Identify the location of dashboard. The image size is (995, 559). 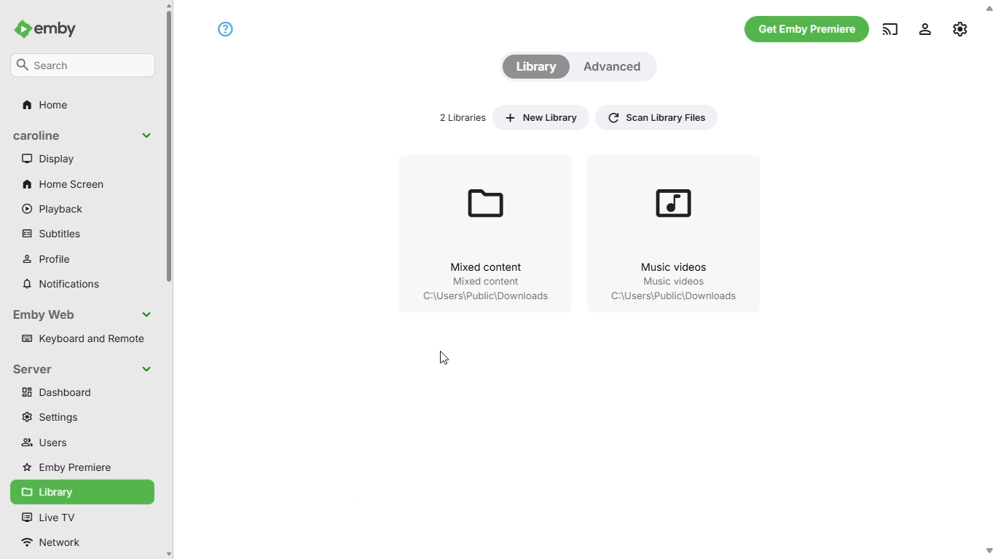
(82, 392).